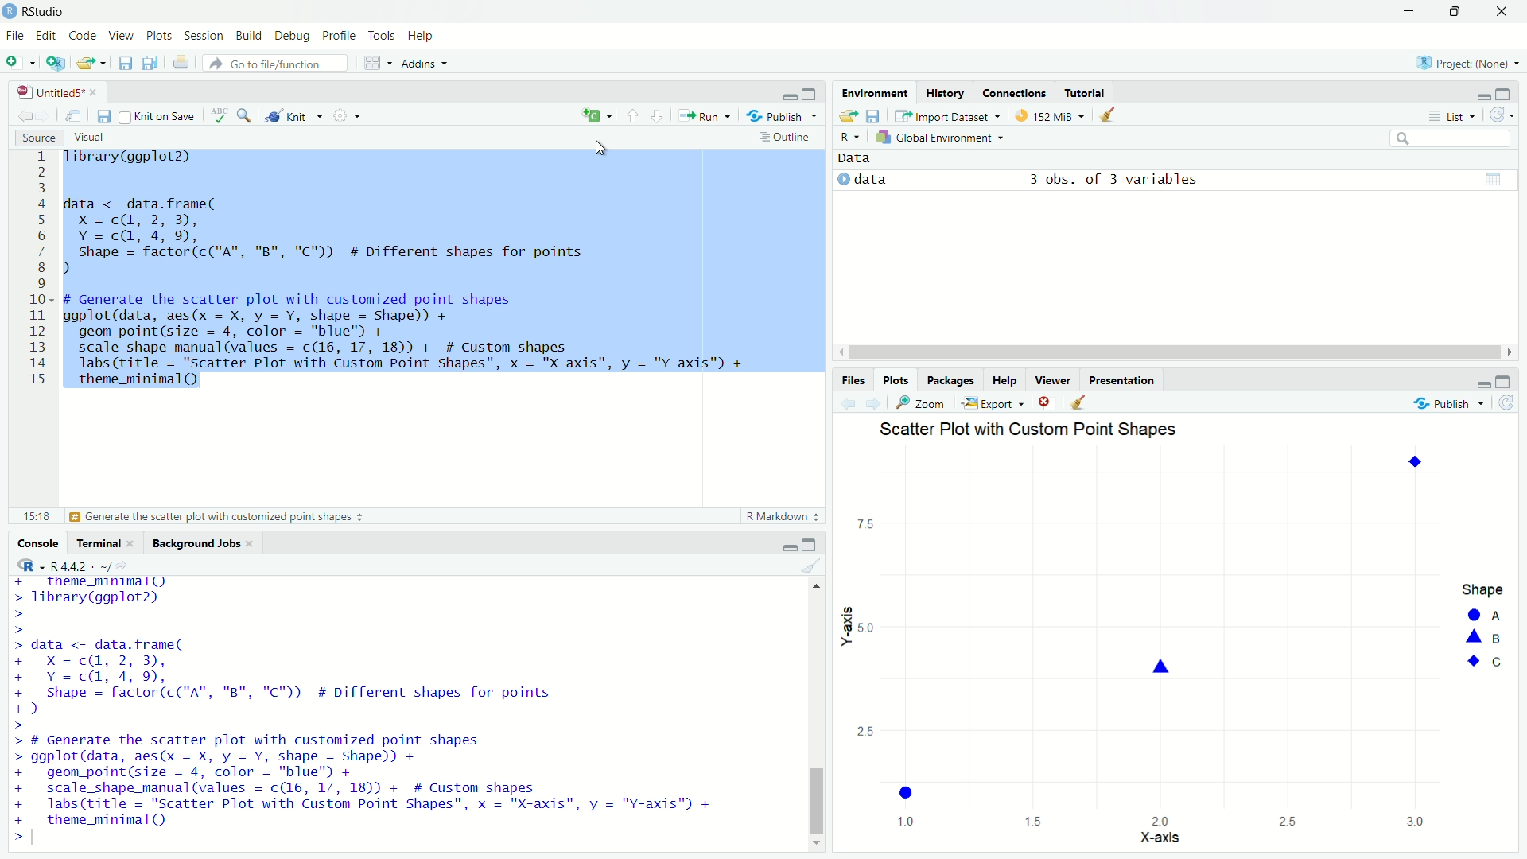 Image resolution: width=1527 pixels, height=859 pixels. Describe the element at coordinates (130, 543) in the screenshot. I see `close` at that location.